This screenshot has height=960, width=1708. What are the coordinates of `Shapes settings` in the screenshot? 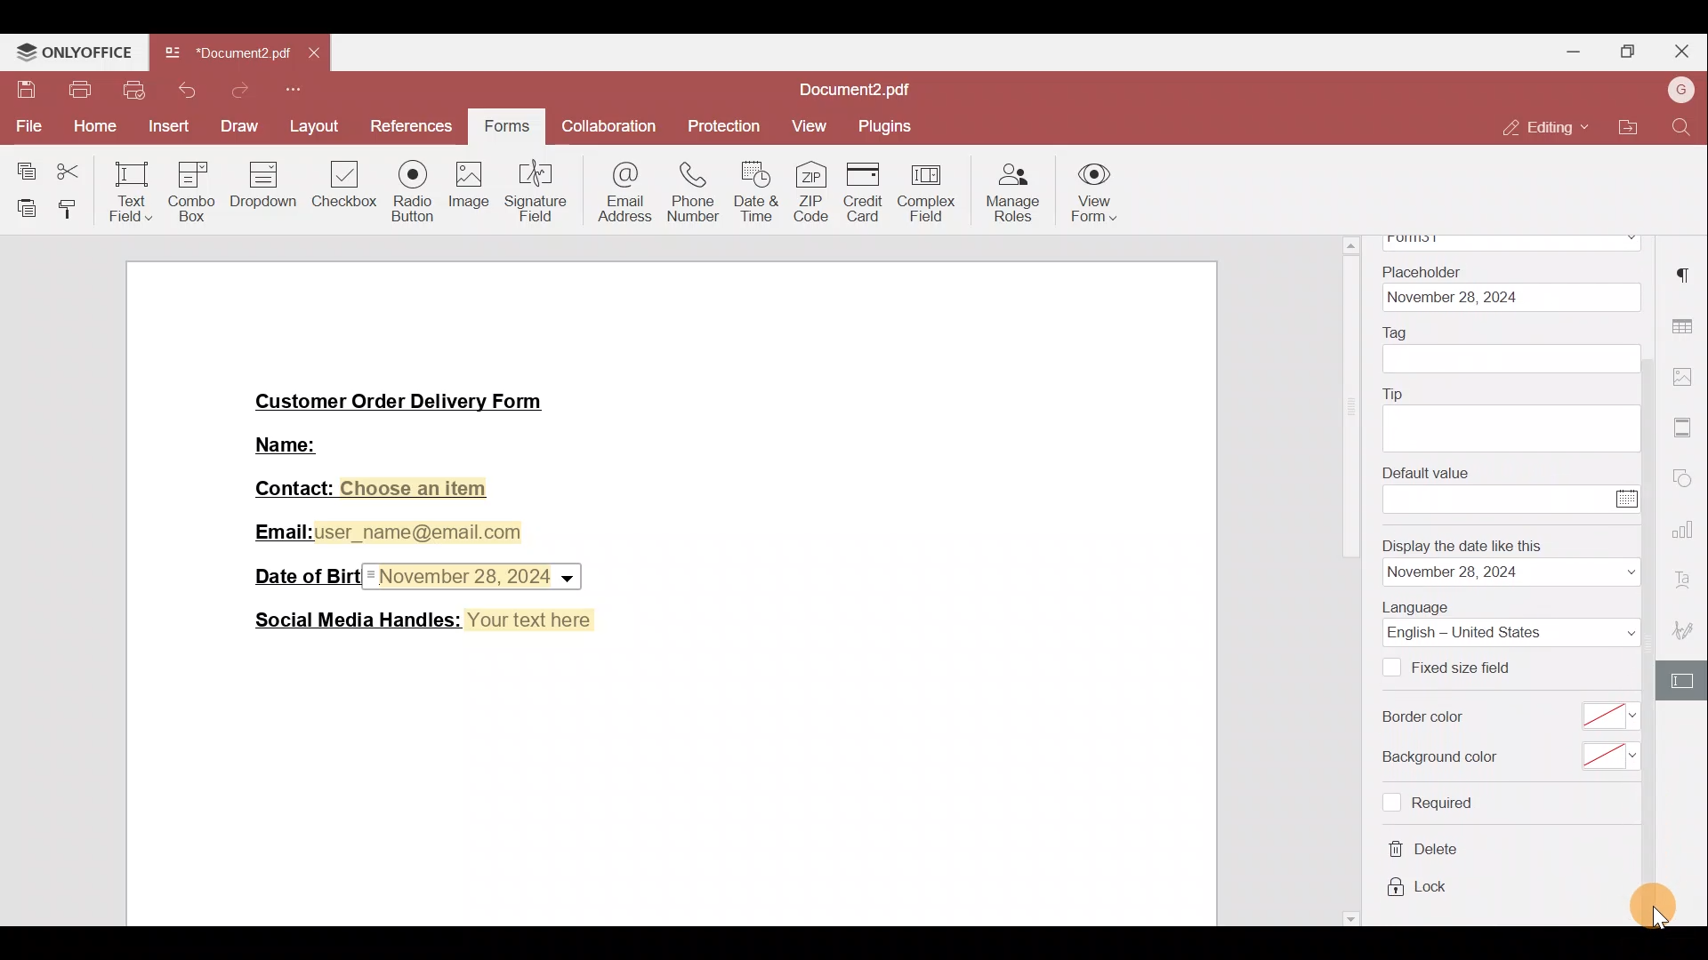 It's located at (1685, 479).